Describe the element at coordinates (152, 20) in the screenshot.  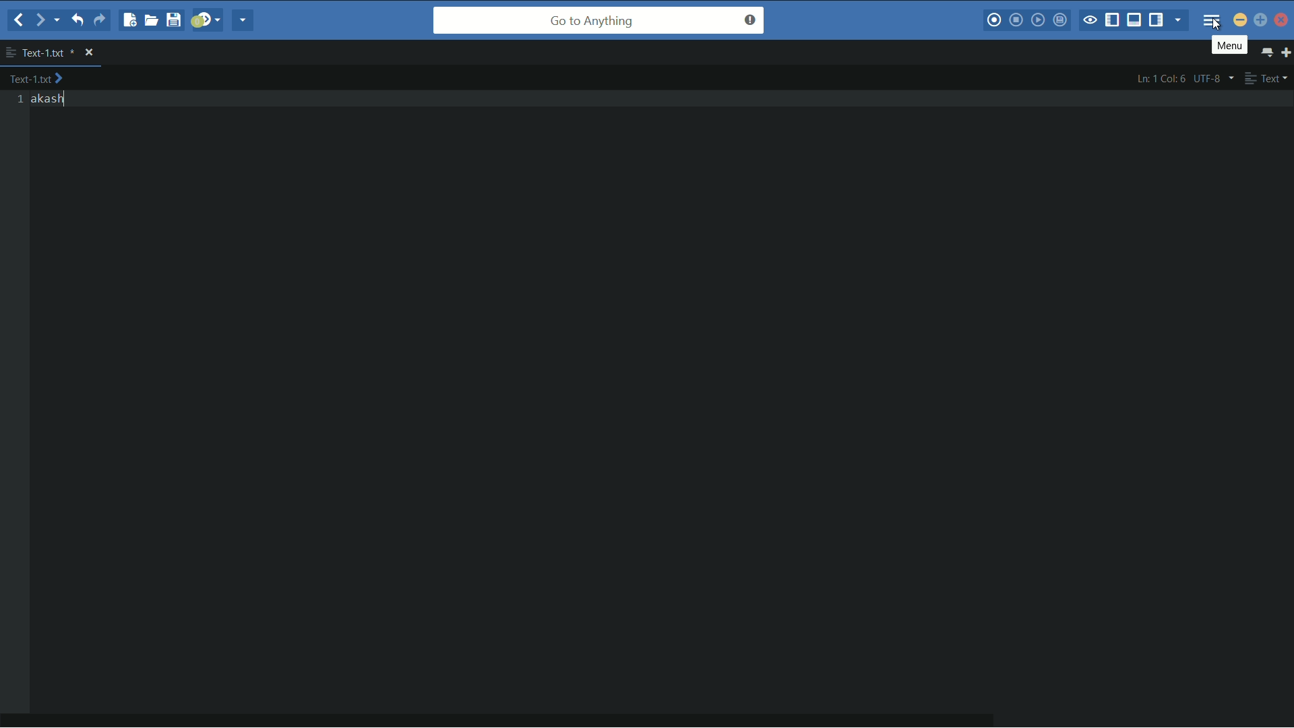
I see `open file` at that location.